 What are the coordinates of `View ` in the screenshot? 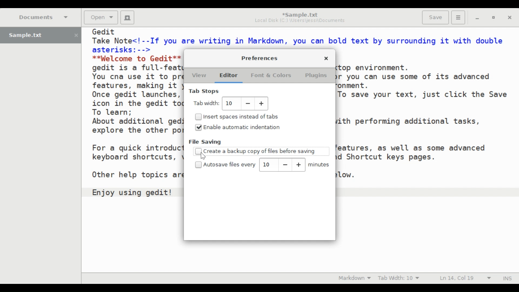 It's located at (199, 76).